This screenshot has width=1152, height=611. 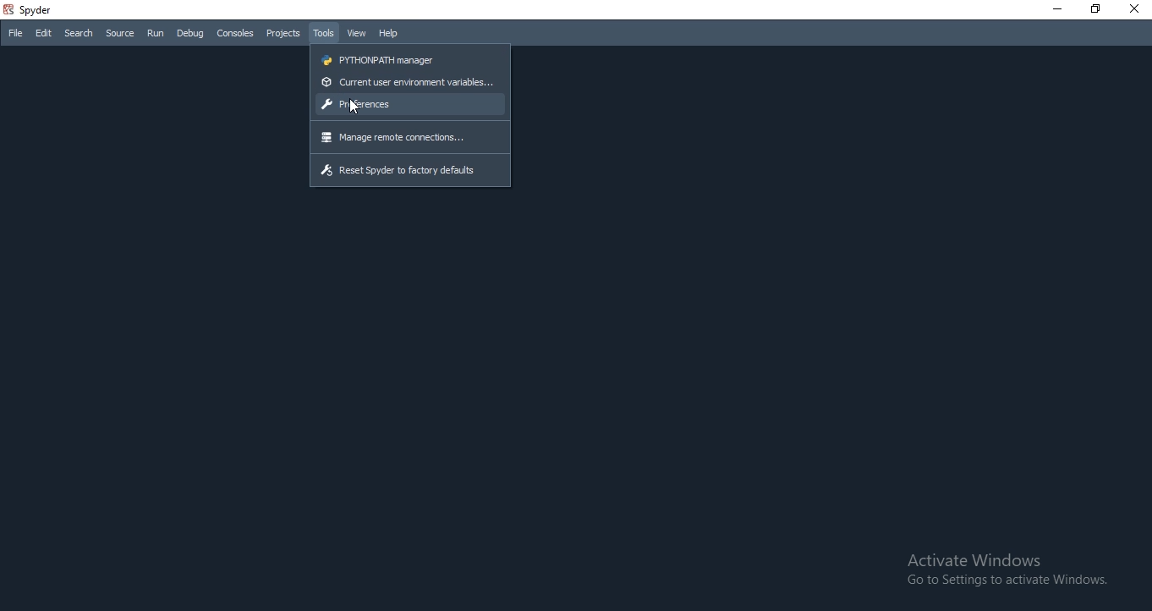 What do you see at coordinates (325, 32) in the screenshot?
I see `tools` at bounding box center [325, 32].